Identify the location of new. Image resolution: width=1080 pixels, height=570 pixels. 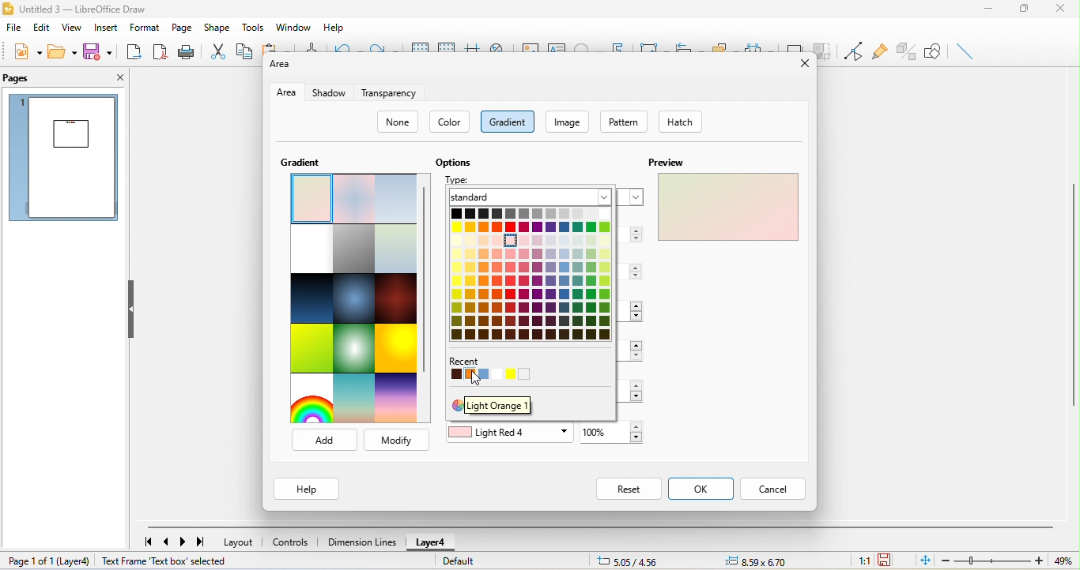
(25, 51).